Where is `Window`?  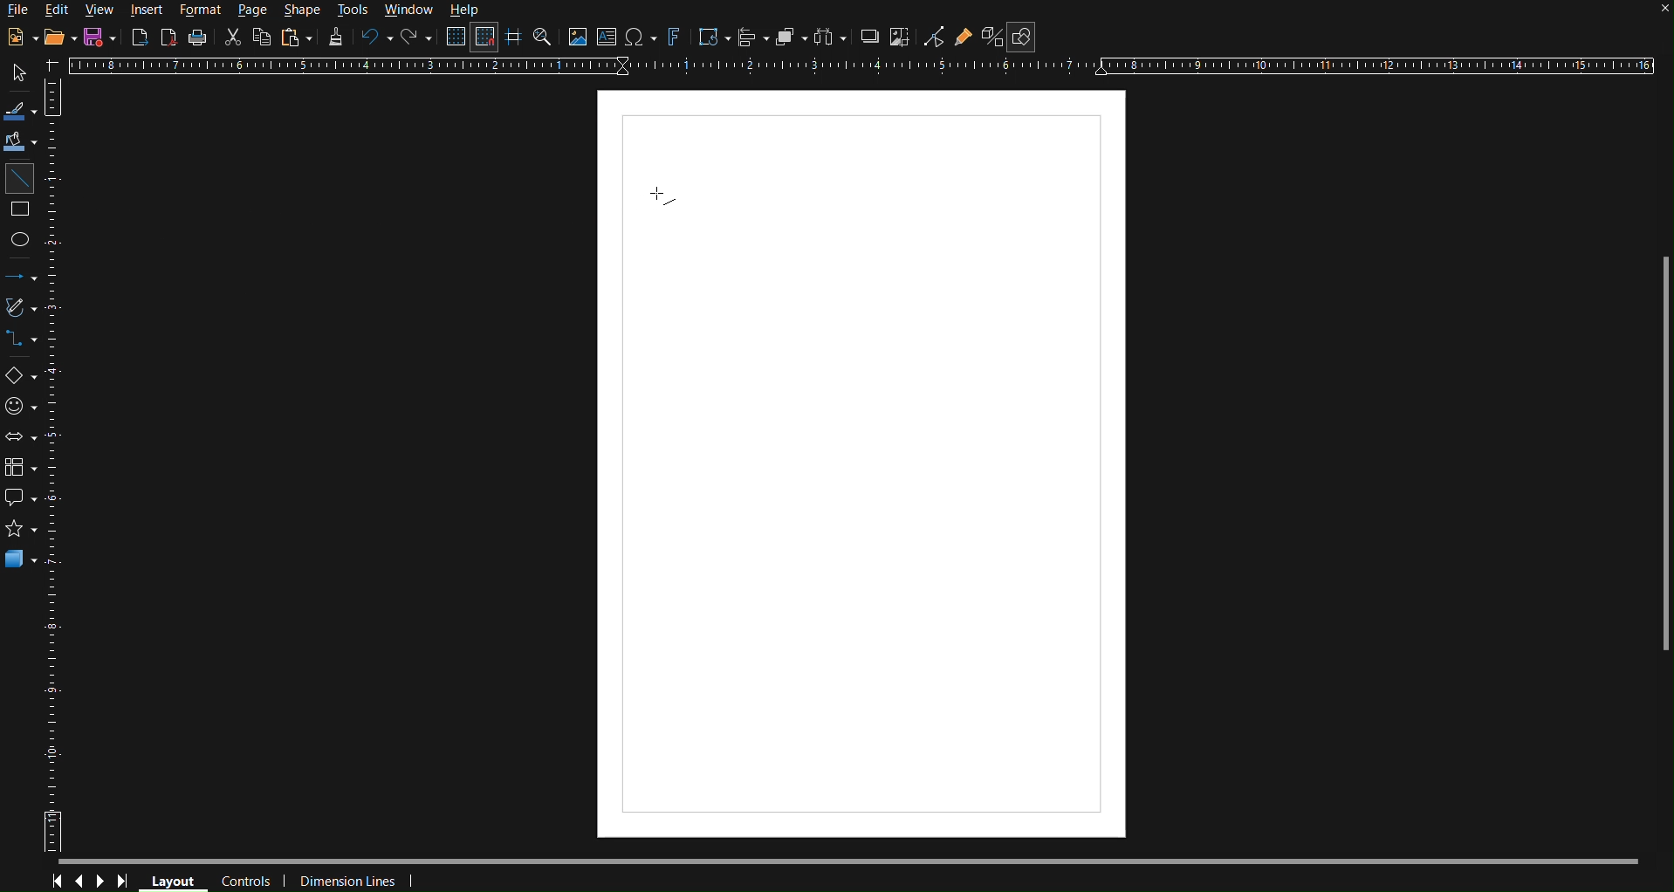
Window is located at coordinates (408, 10).